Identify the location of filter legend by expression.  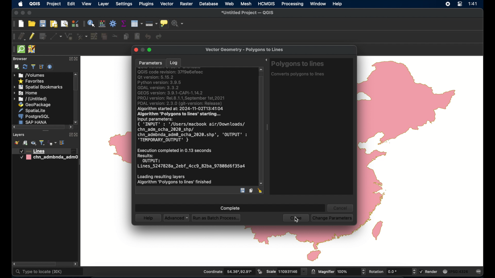
(52, 143).